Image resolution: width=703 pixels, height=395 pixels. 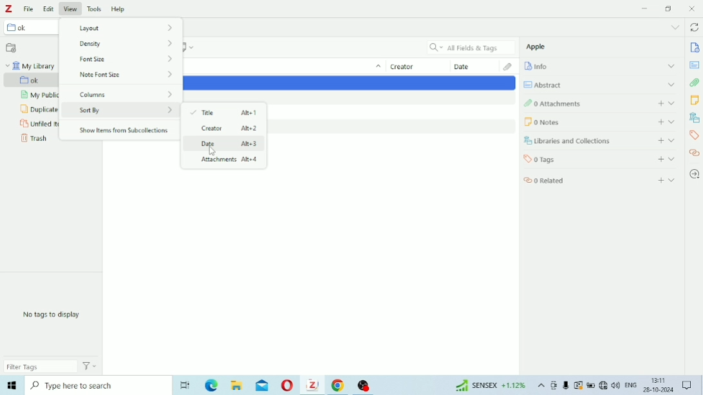 I want to click on Creator, so click(x=409, y=67).